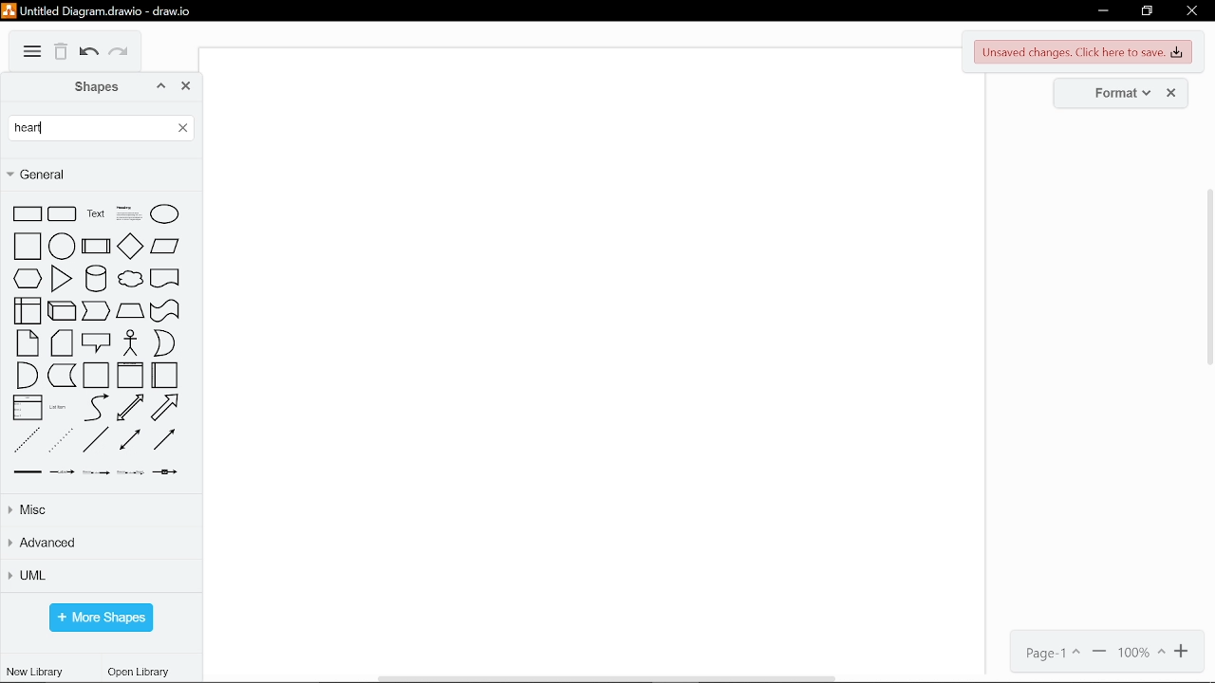  I want to click on diagram, so click(32, 52).